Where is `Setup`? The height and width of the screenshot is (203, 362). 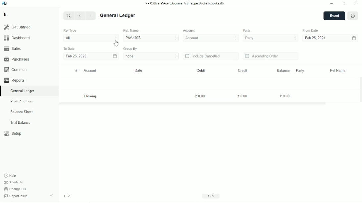
Setup is located at coordinates (13, 134).